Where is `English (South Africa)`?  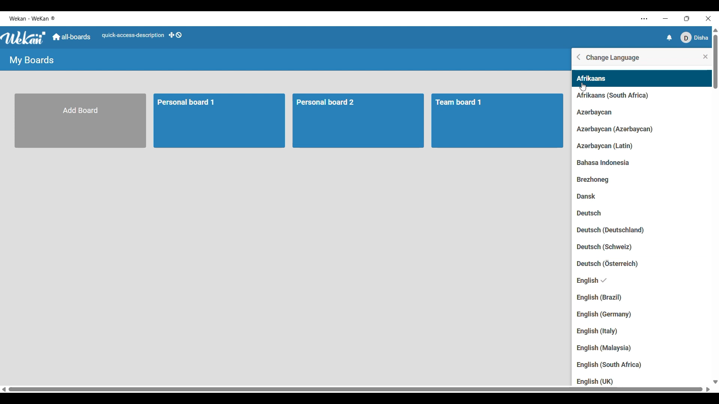
English (South Africa) is located at coordinates (612, 364).